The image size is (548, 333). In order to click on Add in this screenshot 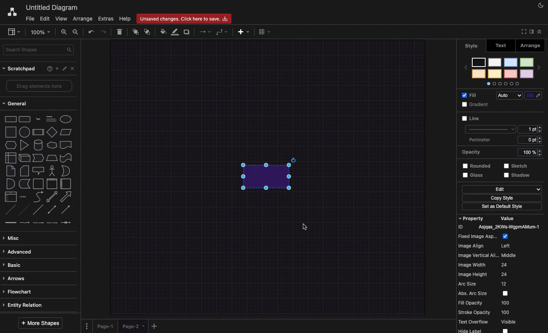, I will do `click(56, 68)`.